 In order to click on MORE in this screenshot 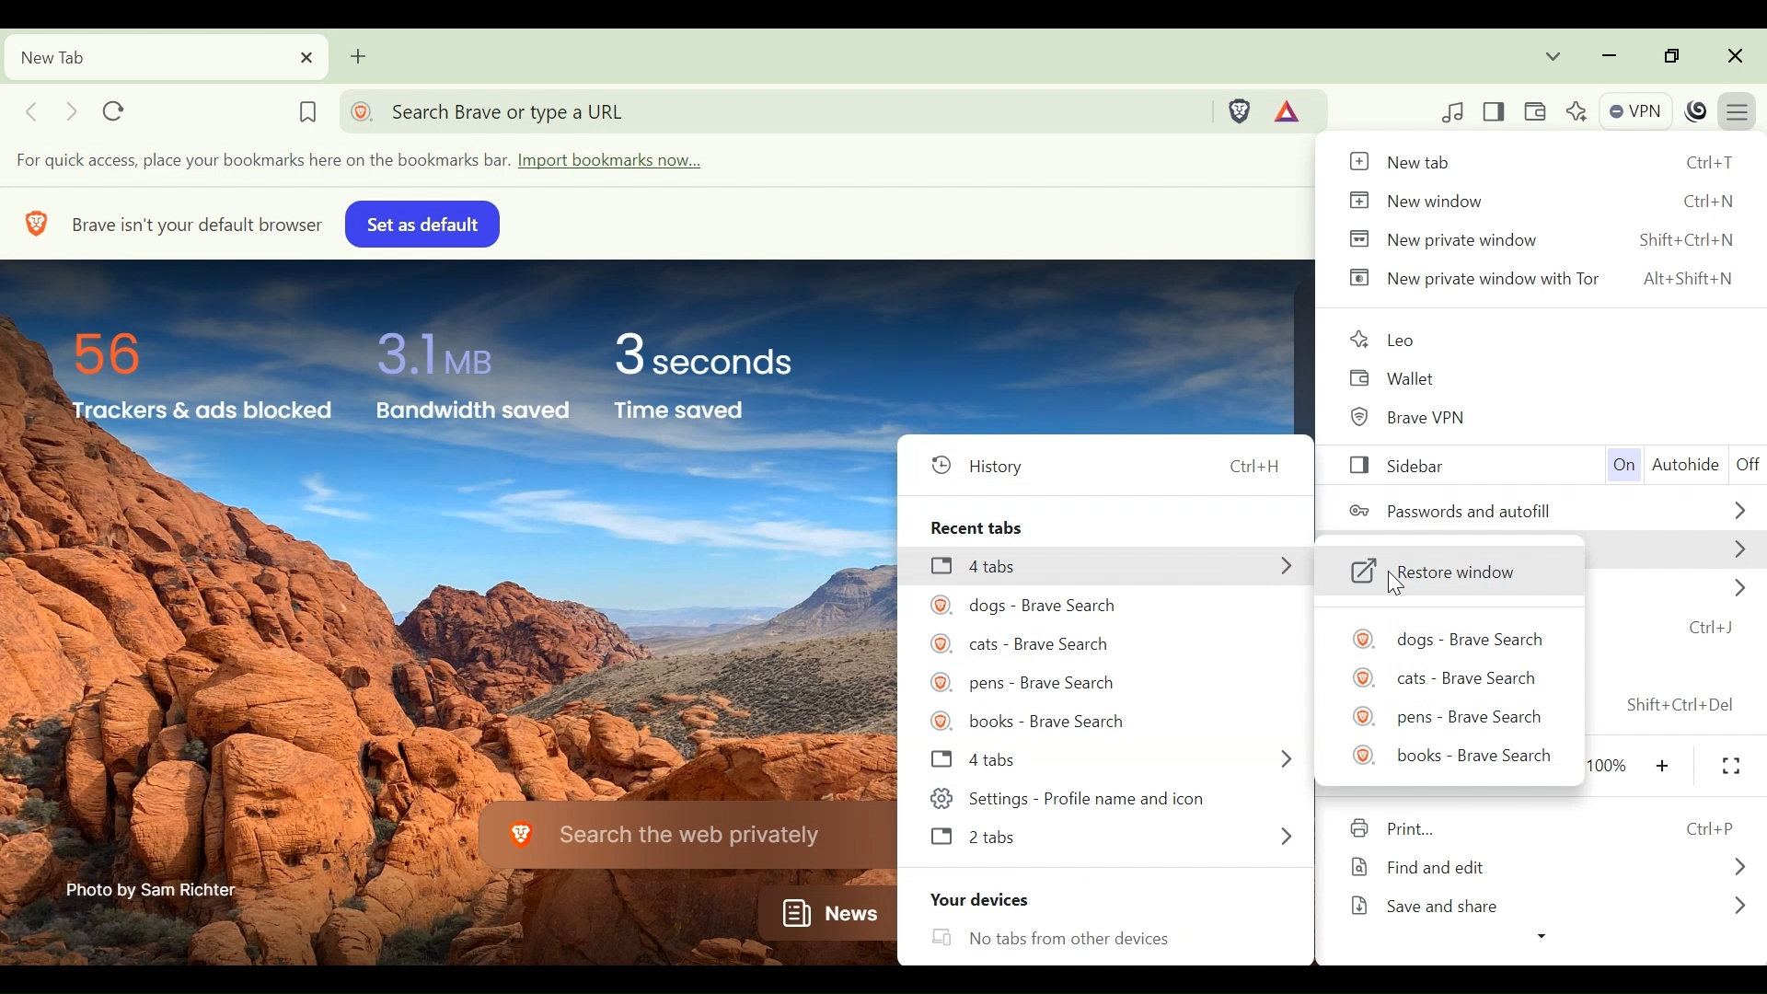, I will do `click(1738, 591)`.